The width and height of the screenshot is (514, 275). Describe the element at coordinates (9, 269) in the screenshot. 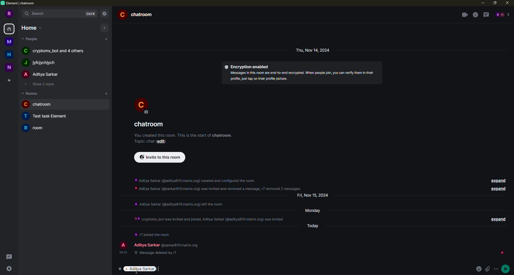

I see `quick settings` at that location.